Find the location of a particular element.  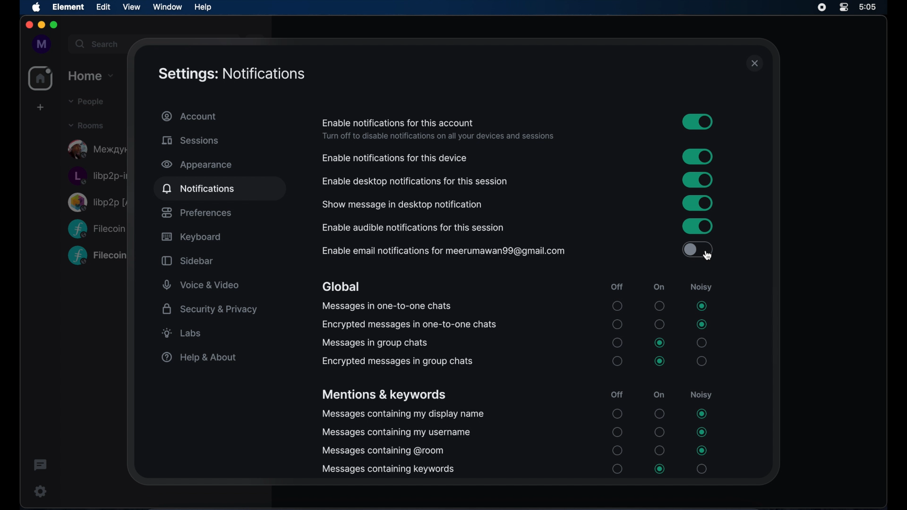

appearance is located at coordinates (197, 165).